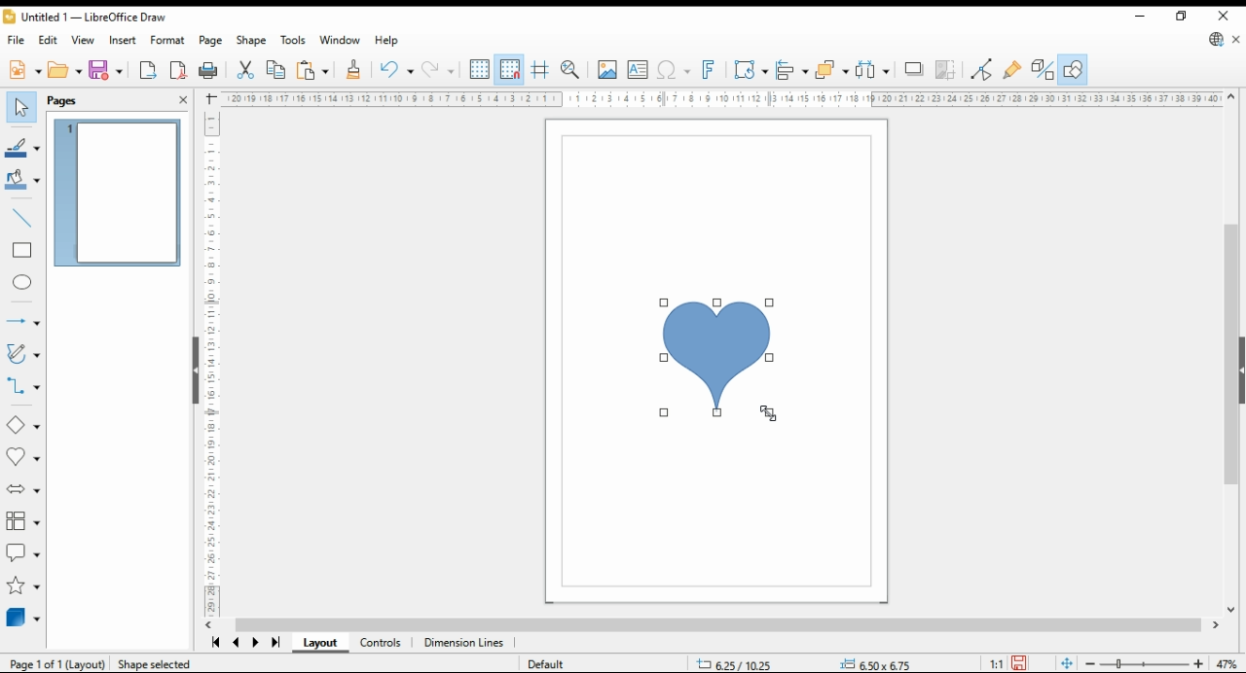  I want to click on status, so click(800, 663).